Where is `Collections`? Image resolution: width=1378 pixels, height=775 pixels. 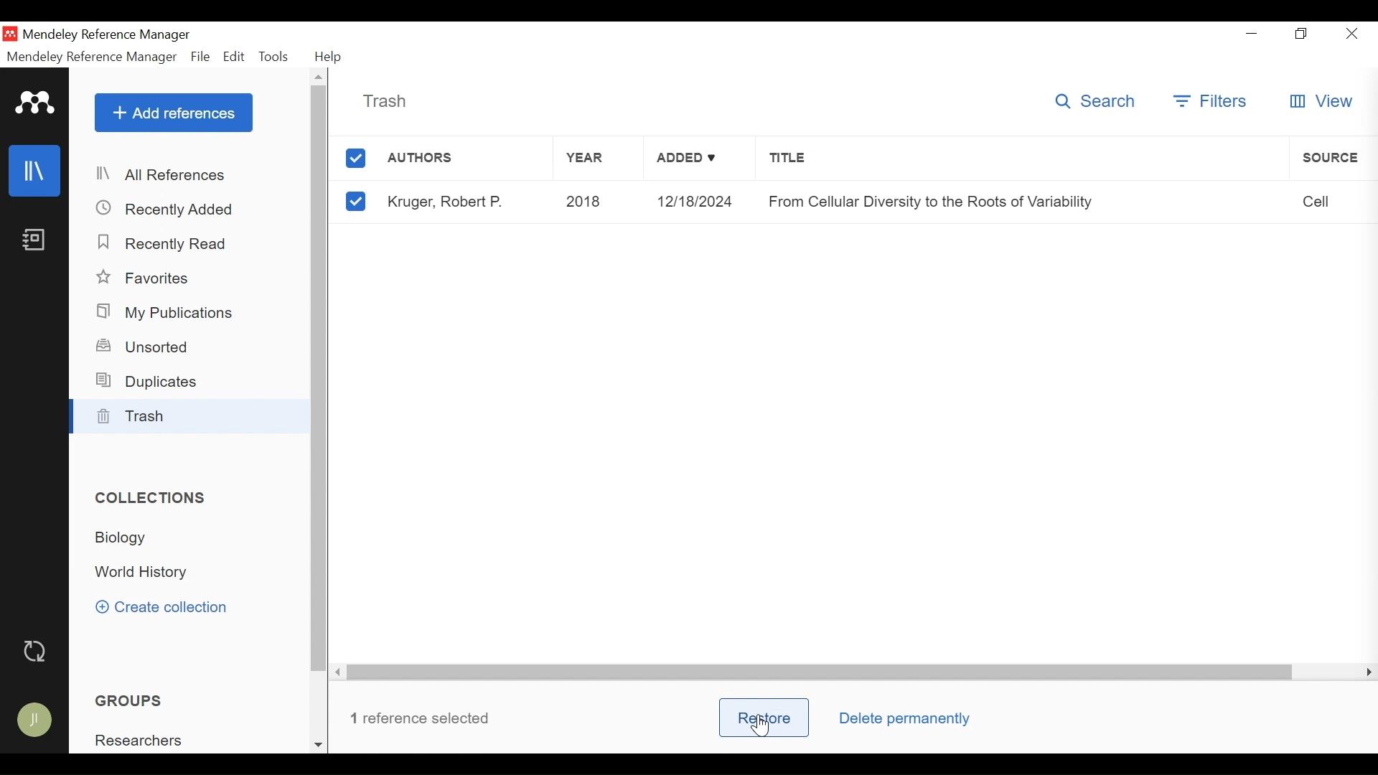
Collections is located at coordinates (154, 498).